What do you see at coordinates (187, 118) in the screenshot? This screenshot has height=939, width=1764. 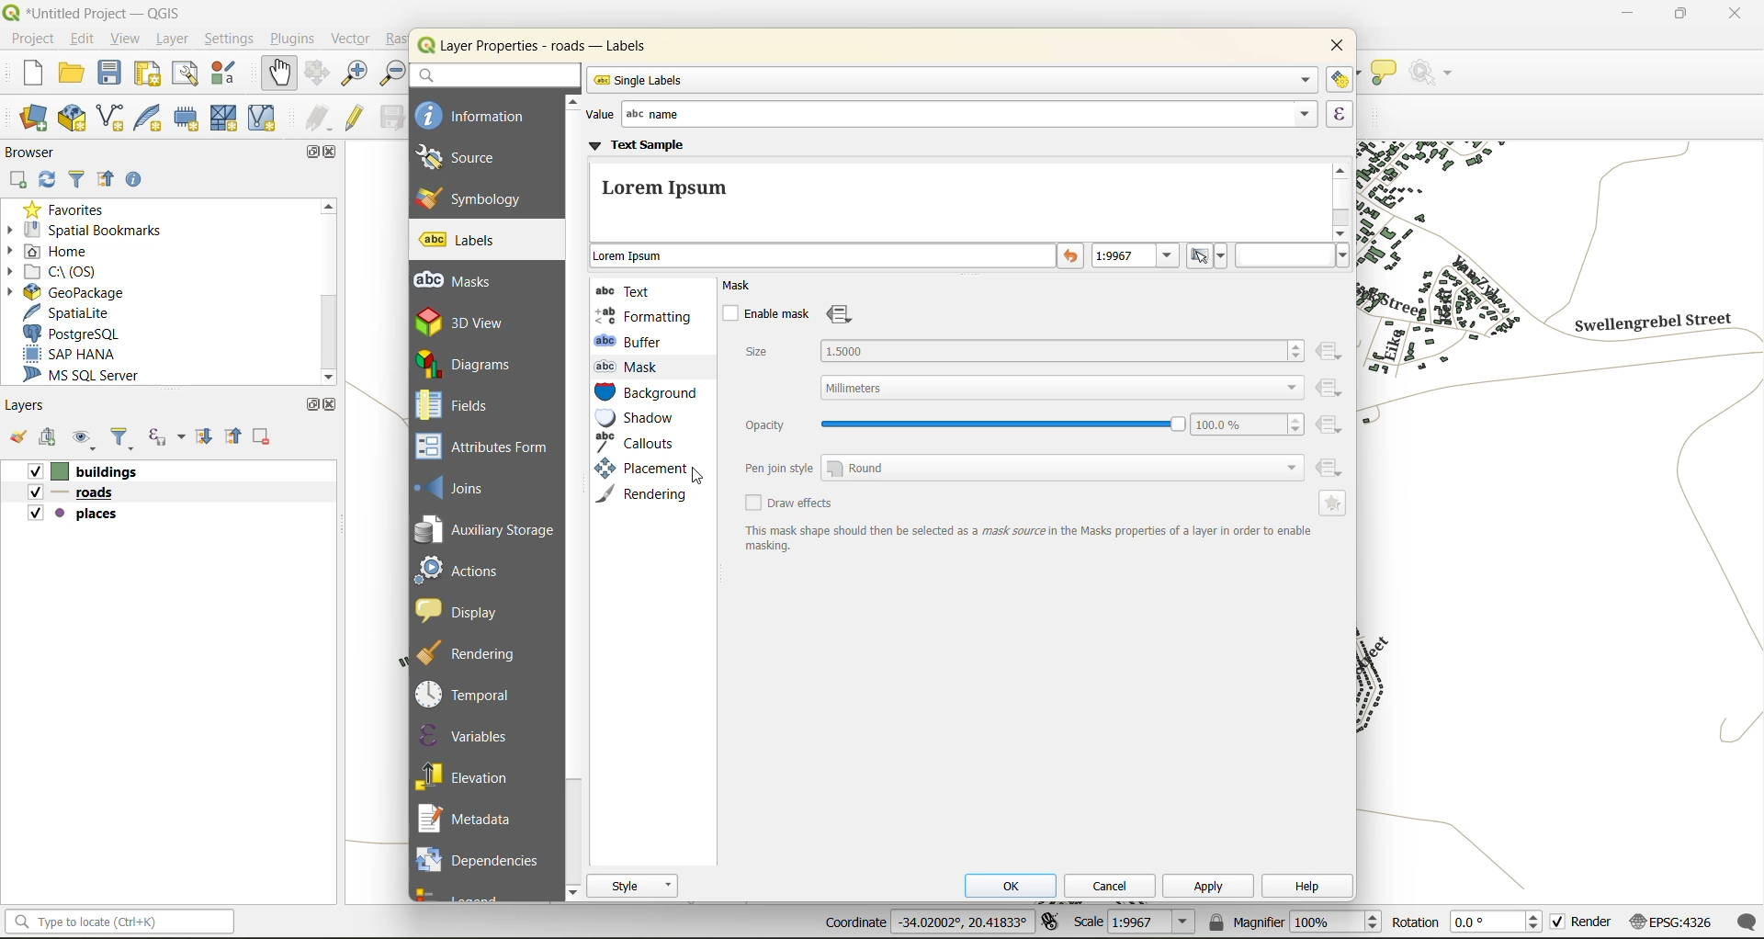 I see `temporary scratch layer` at bounding box center [187, 118].